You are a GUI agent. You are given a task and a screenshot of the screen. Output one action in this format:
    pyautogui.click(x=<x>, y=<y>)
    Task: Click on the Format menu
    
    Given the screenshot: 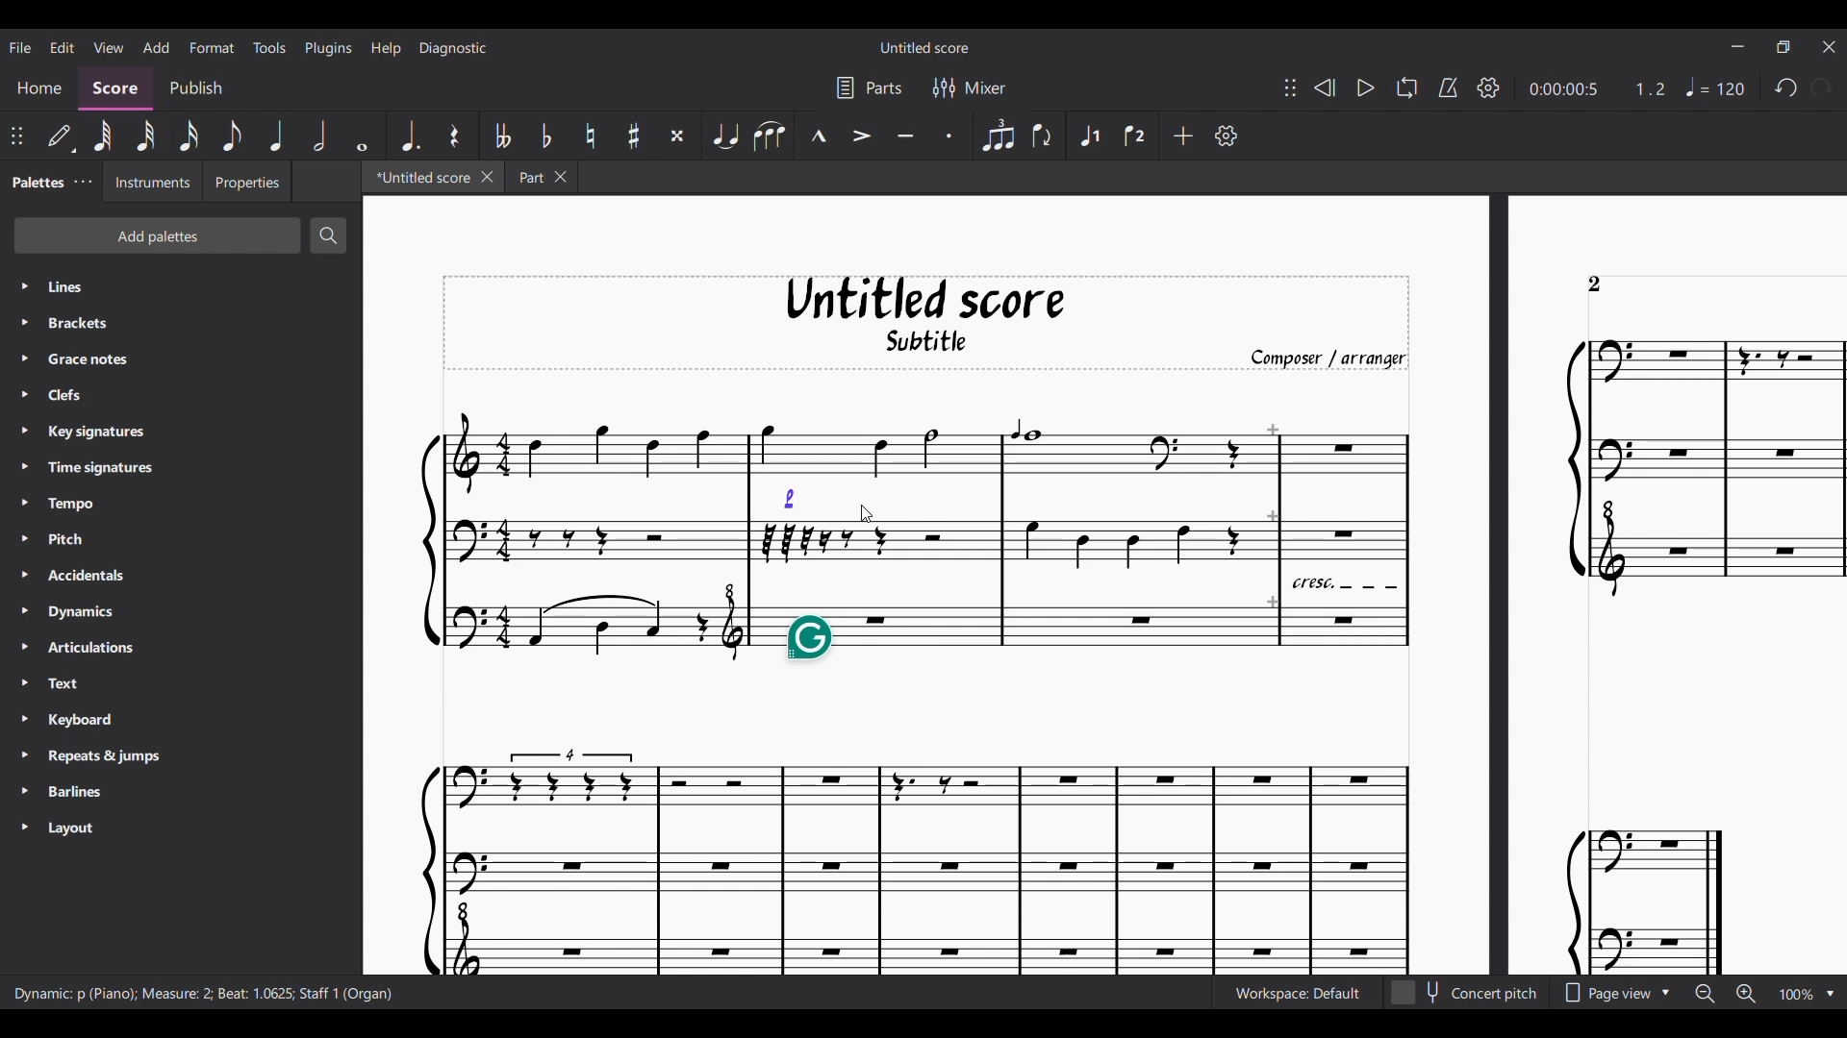 What is the action you would take?
    pyautogui.click(x=212, y=47)
    